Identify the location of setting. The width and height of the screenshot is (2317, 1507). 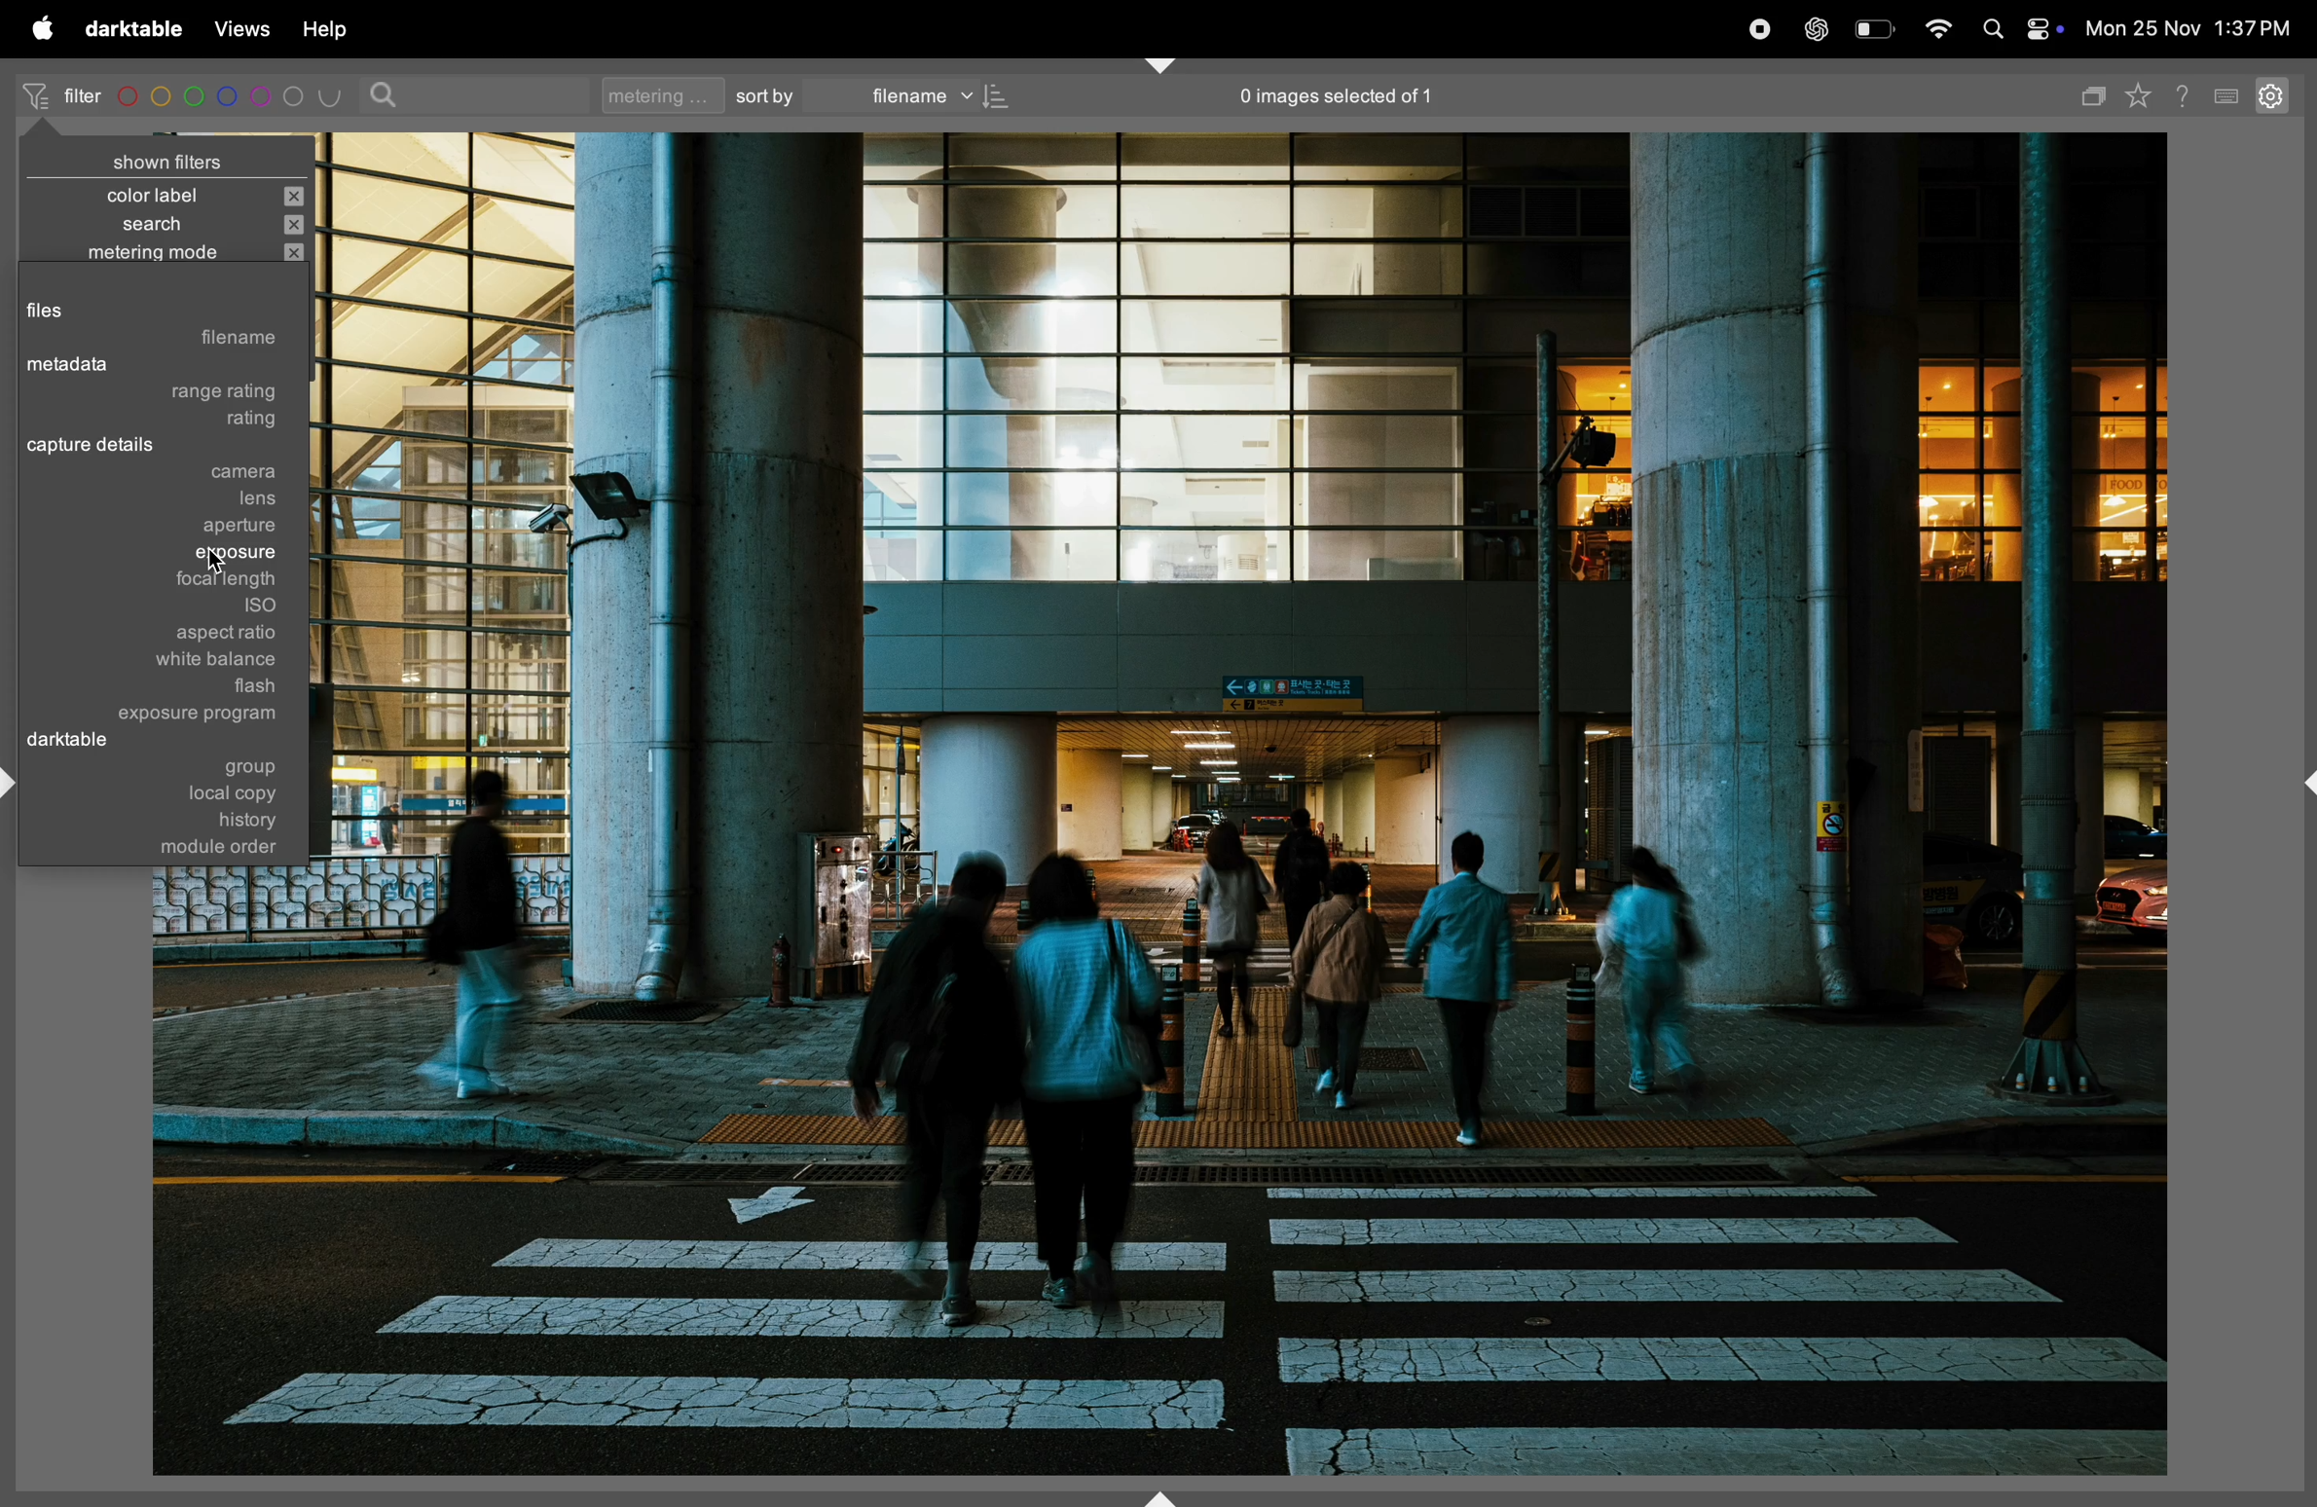
(2277, 97).